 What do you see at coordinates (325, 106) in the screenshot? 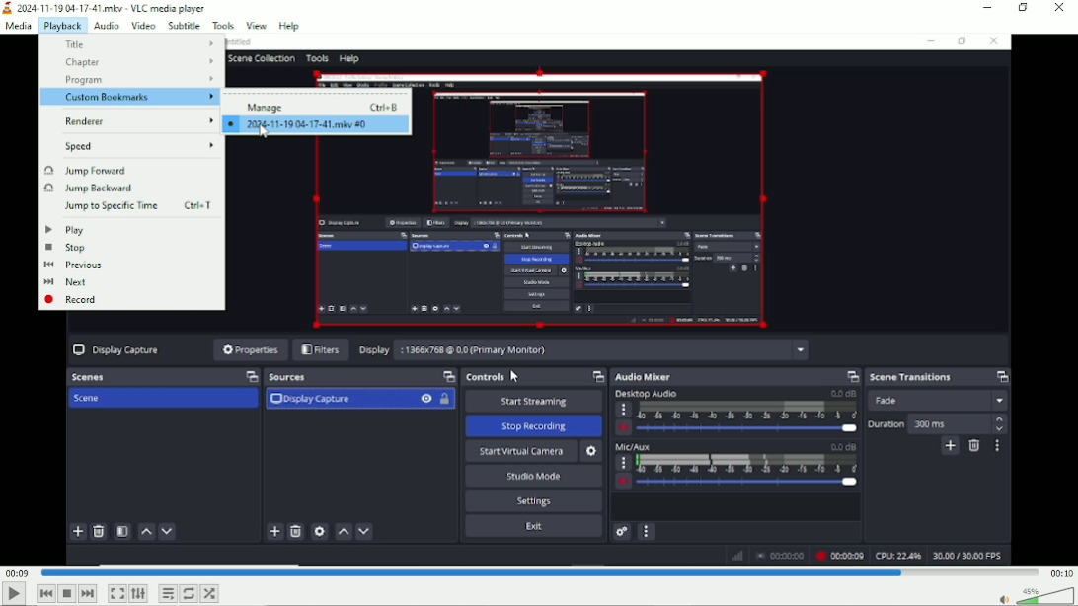
I see `Manage` at bounding box center [325, 106].